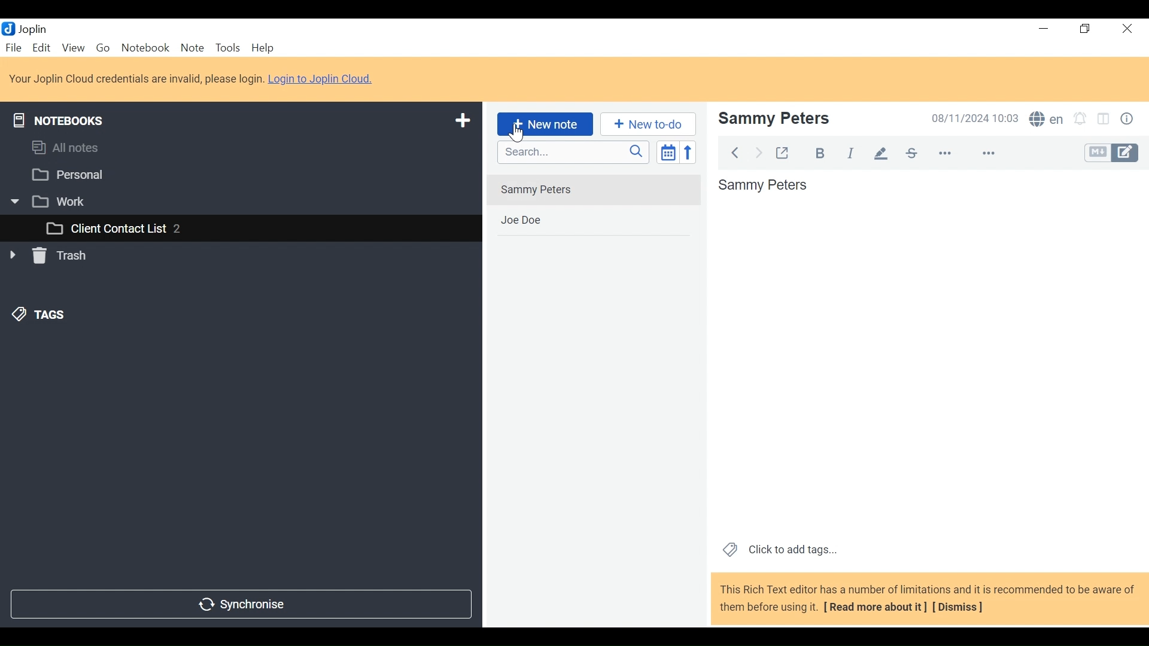  I want to click on Tags, so click(37, 316).